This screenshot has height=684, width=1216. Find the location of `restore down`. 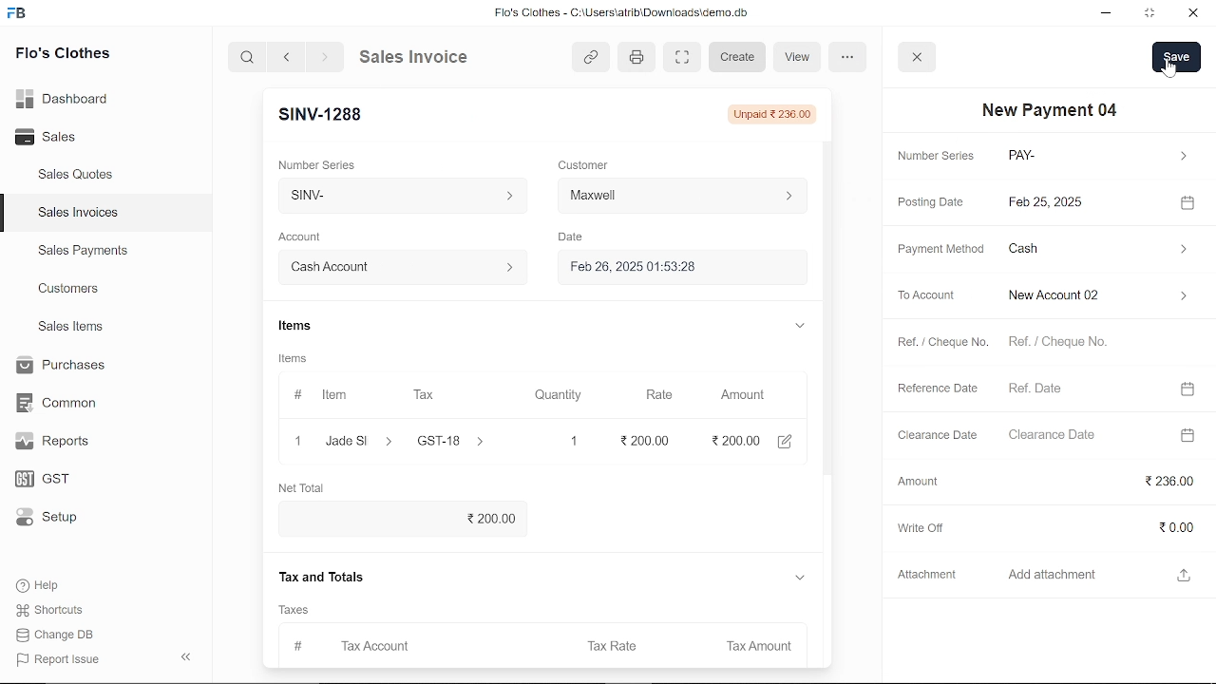

restore down is located at coordinates (1151, 14).